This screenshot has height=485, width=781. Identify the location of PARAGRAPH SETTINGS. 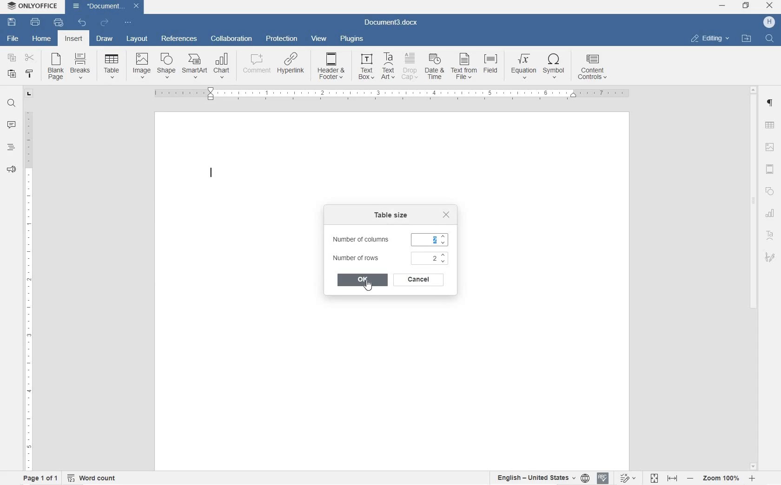
(771, 104).